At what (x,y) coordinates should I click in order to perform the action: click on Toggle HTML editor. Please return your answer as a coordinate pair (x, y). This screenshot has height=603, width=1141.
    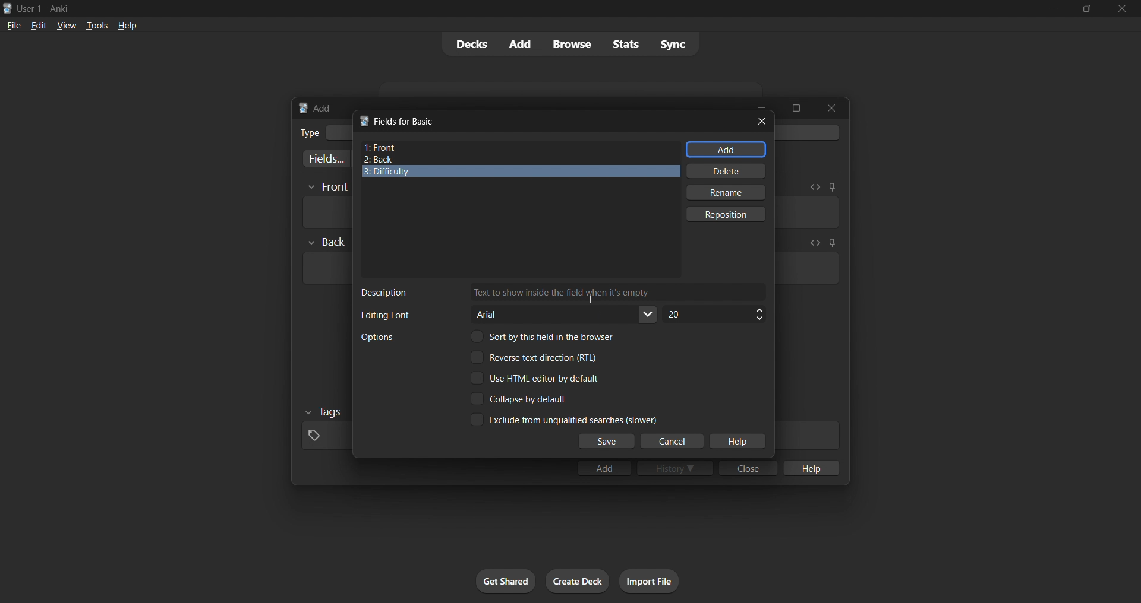
    Looking at the image, I should click on (815, 187).